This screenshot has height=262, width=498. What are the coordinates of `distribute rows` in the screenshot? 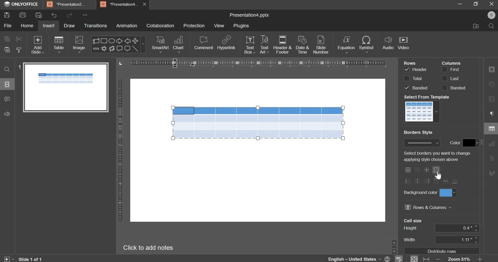 It's located at (441, 250).